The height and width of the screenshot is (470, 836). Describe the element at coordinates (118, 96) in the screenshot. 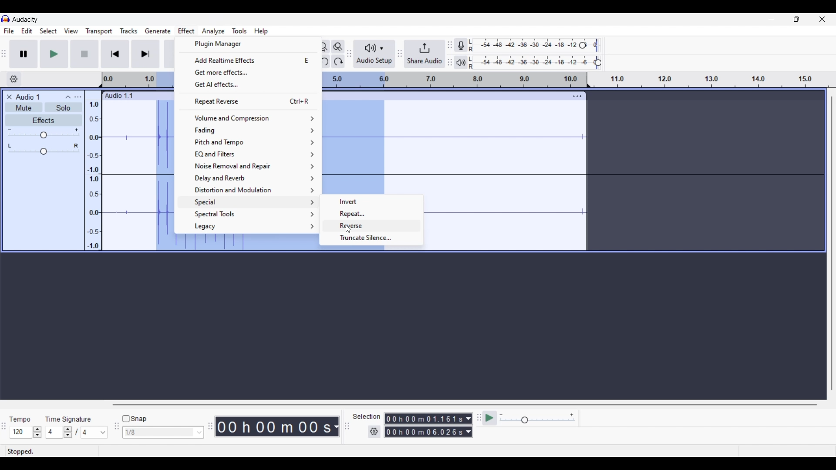

I see `Name of recorded audio` at that location.